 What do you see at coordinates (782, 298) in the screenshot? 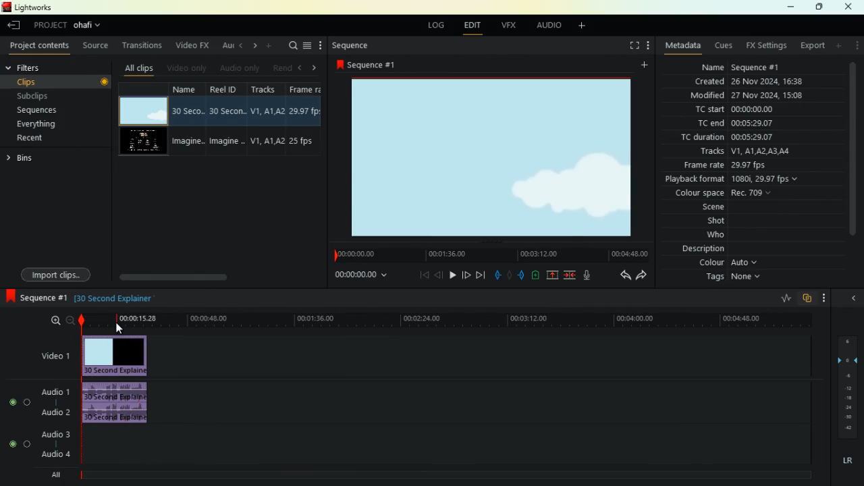
I see `rate` at bounding box center [782, 298].